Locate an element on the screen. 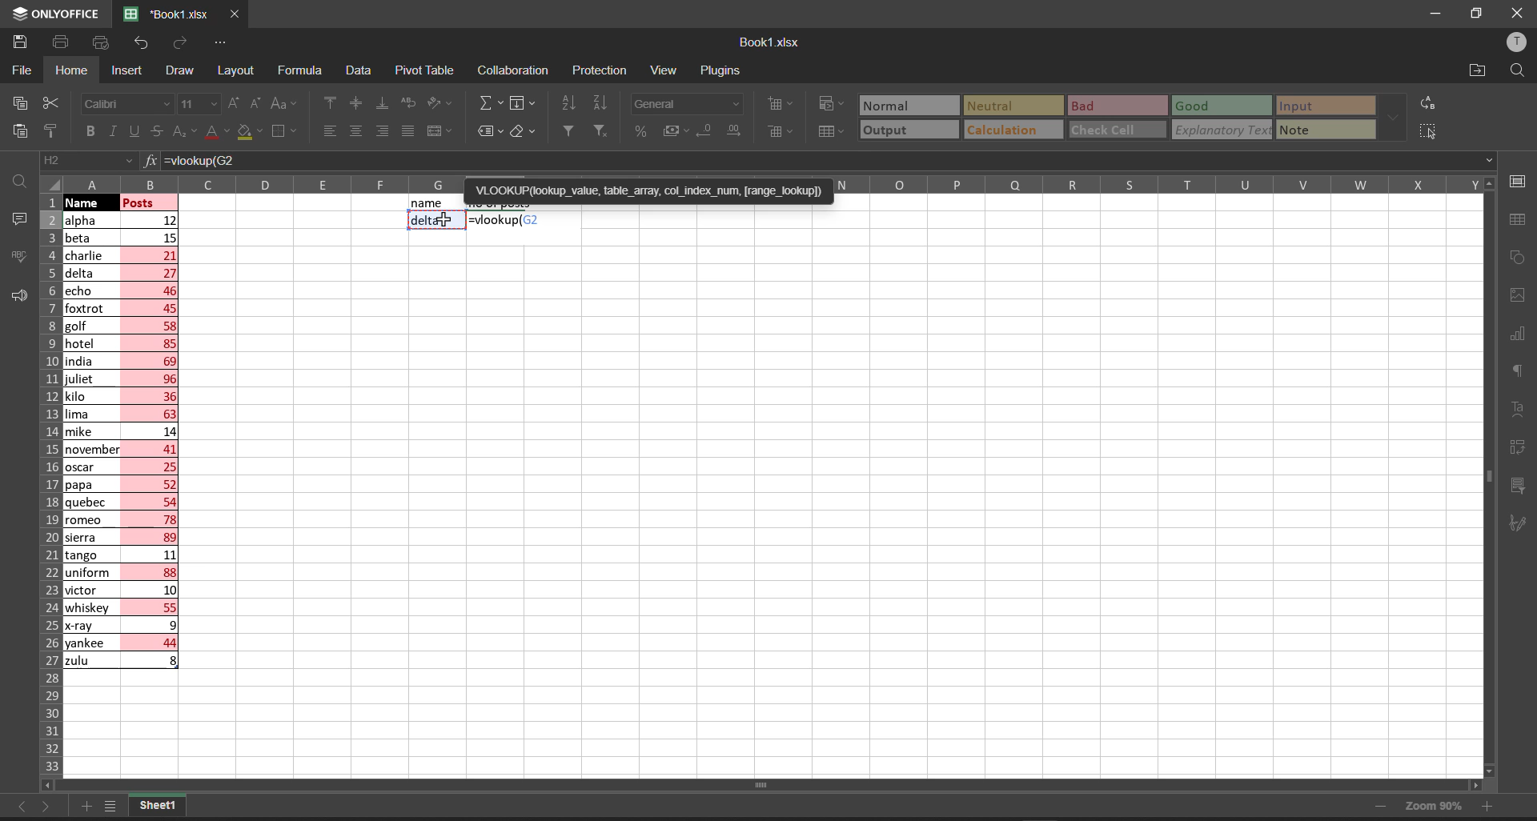 The height and width of the screenshot is (821, 1537). print is located at coordinates (62, 43).